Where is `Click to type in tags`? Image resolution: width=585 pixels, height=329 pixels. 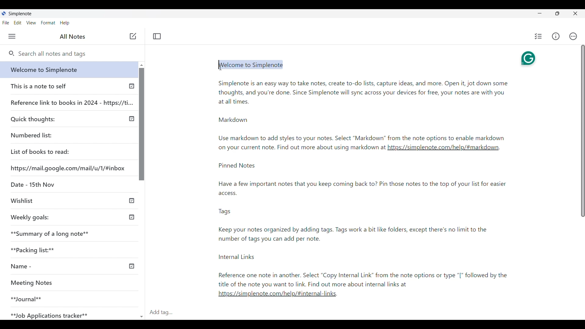
Click to type in tags is located at coordinates (365, 313).